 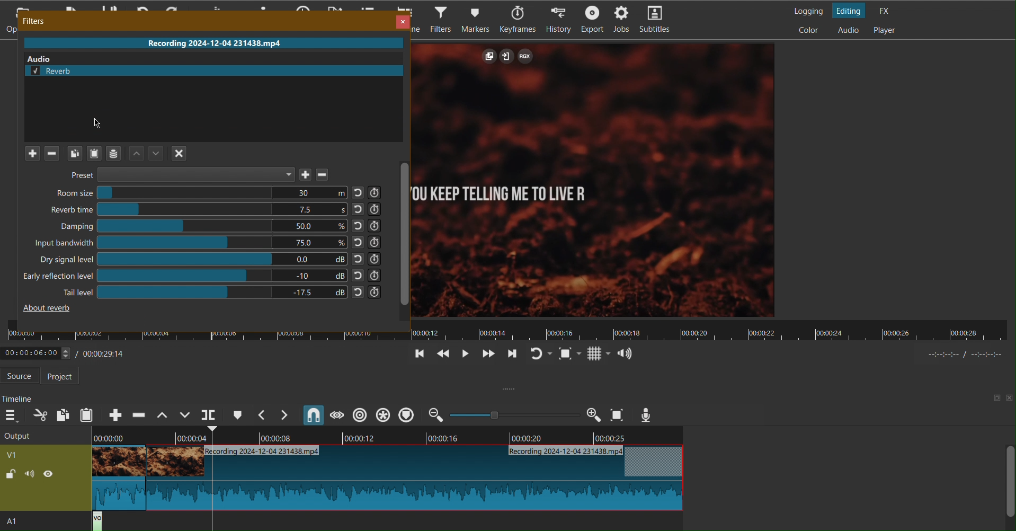 I want to click on Append, so click(x=116, y=414).